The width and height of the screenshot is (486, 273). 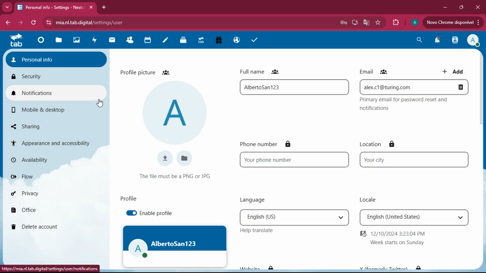 What do you see at coordinates (414, 238) in the screenshot?
I see `time` at bounding box center [414, 238].